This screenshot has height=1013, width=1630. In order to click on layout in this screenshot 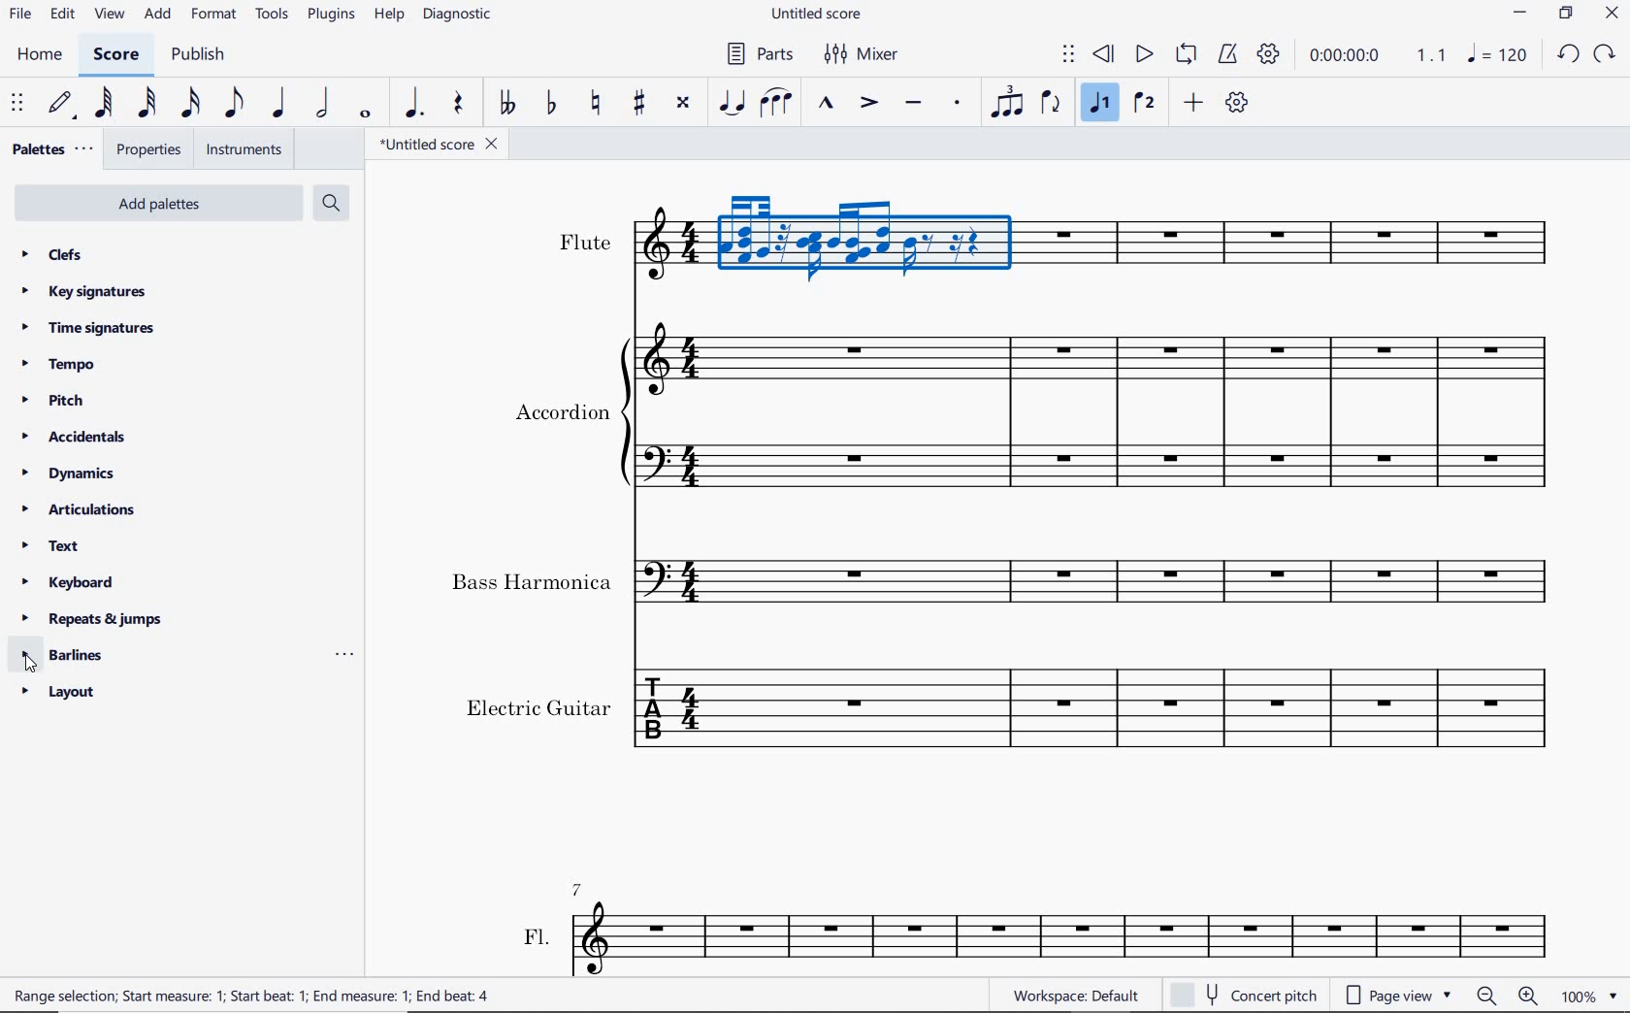, I will do `click(62, 695)`.